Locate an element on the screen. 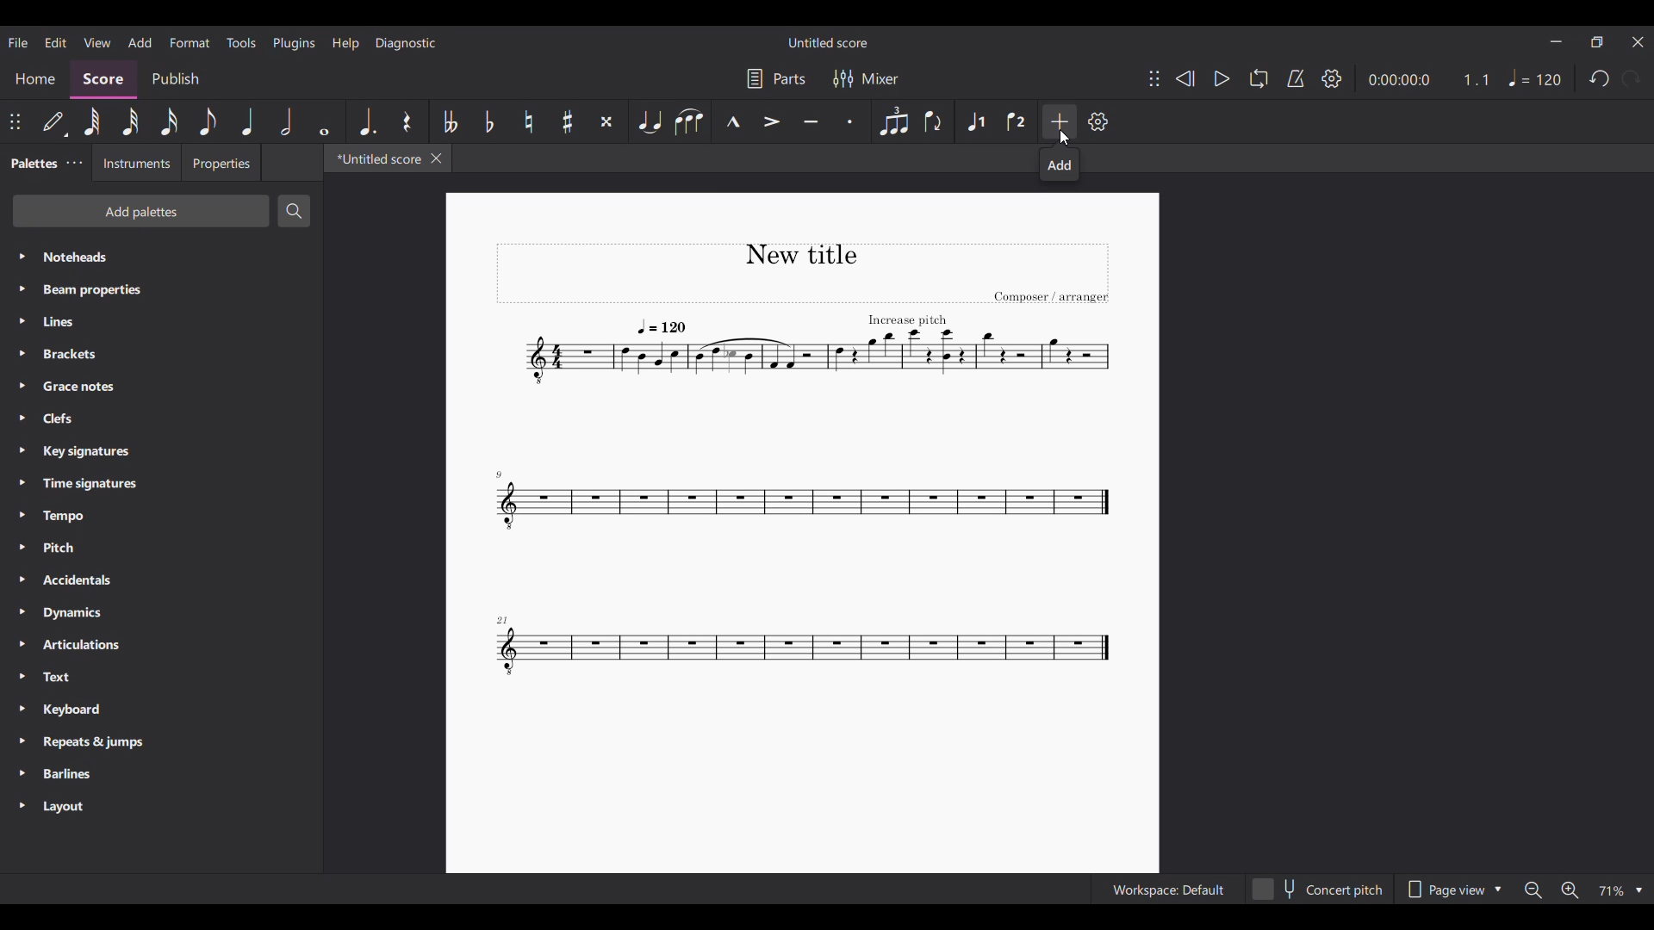 Image resolution: width=1654 pixels, height=930 pixels. Flip direction is located at coordinates (933, 122).